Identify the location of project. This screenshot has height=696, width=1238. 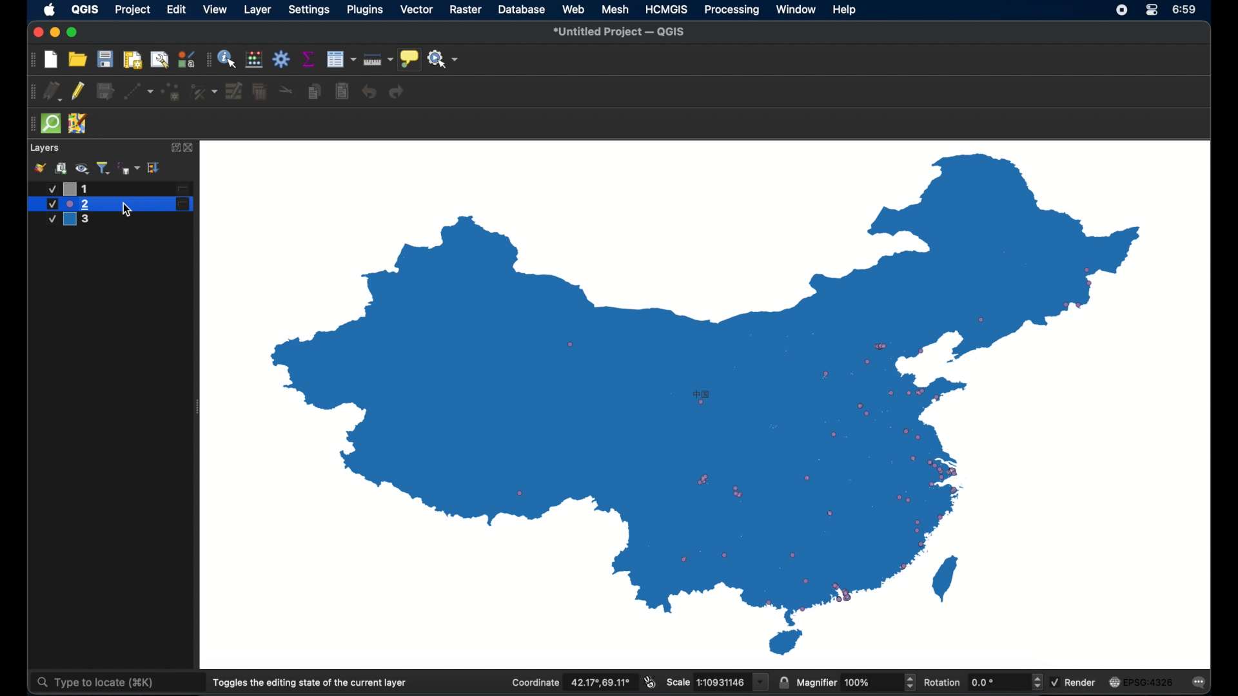
(132, 10).